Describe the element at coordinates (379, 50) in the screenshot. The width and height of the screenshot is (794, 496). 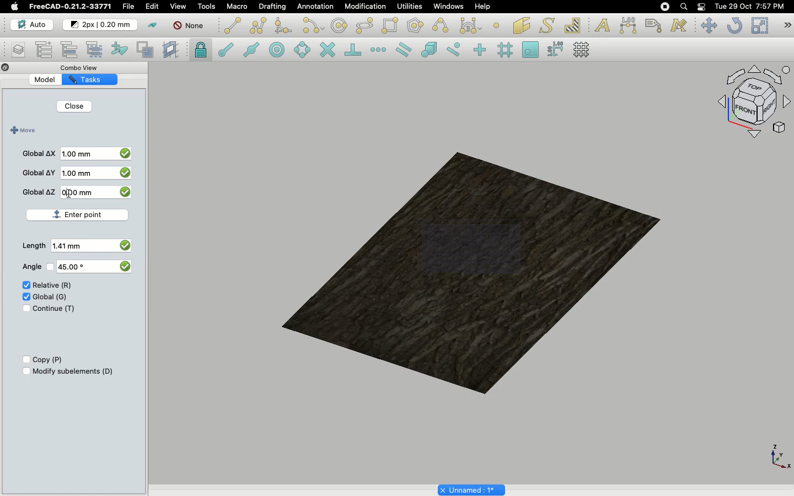
I see `Snap extension` at that location.